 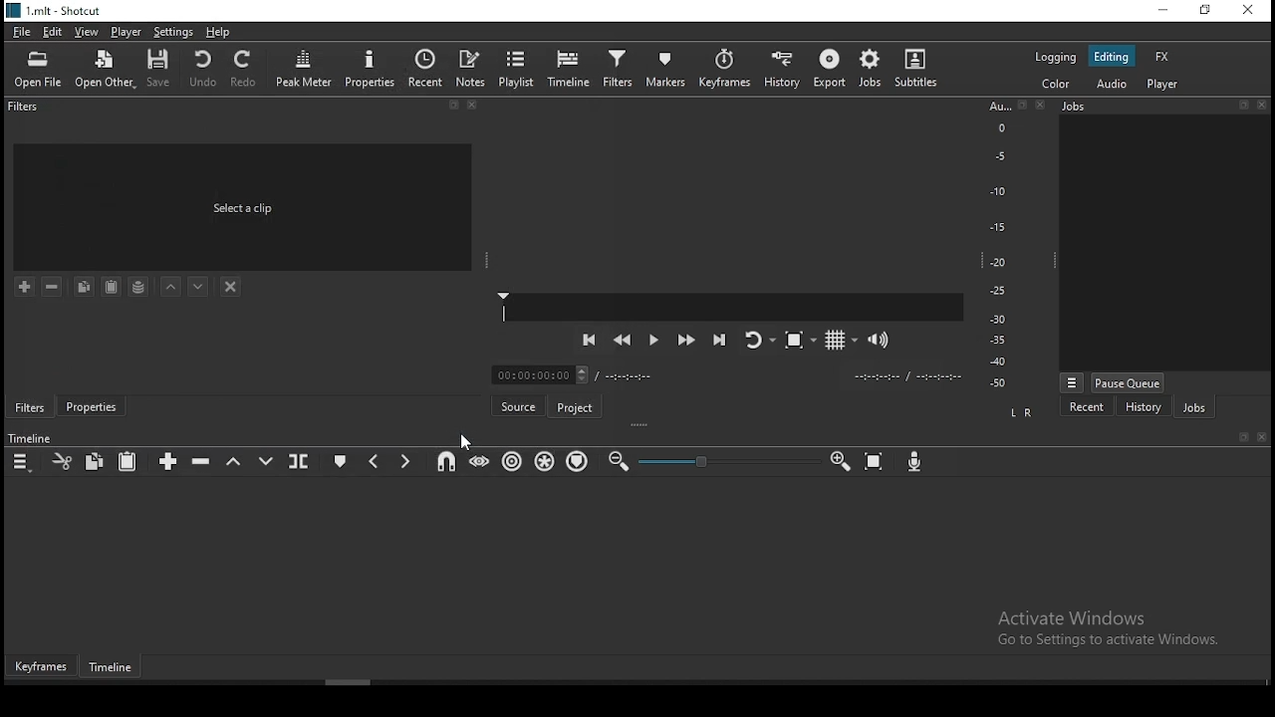 I want to click on ripple markers, so click(x=577, y=462).